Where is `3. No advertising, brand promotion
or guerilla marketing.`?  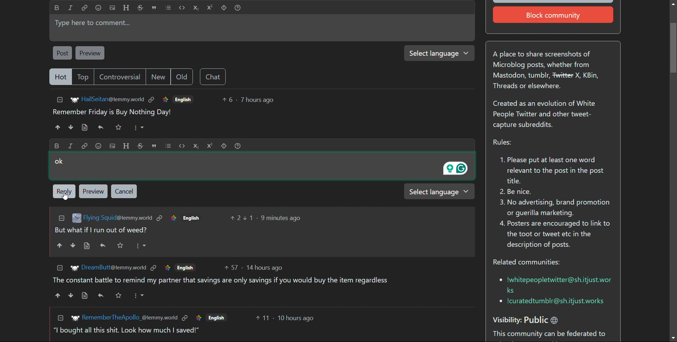
3. No advertising, brand promotion
or guerilla marketing. is located at coordinates (554, 208).